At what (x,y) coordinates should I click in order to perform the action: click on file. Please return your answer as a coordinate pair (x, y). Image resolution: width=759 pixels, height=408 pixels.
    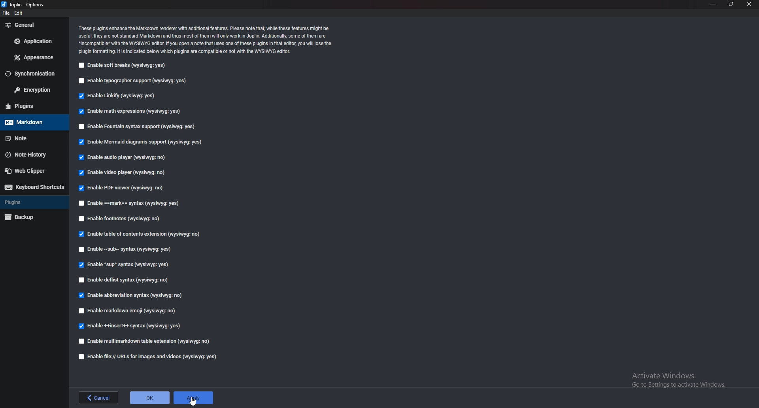
    Looking at the image, I should click on (6, 13).